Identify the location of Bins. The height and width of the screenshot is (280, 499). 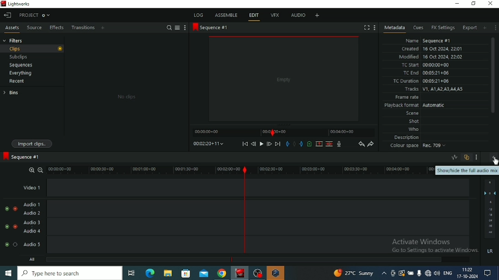
(11, 93).